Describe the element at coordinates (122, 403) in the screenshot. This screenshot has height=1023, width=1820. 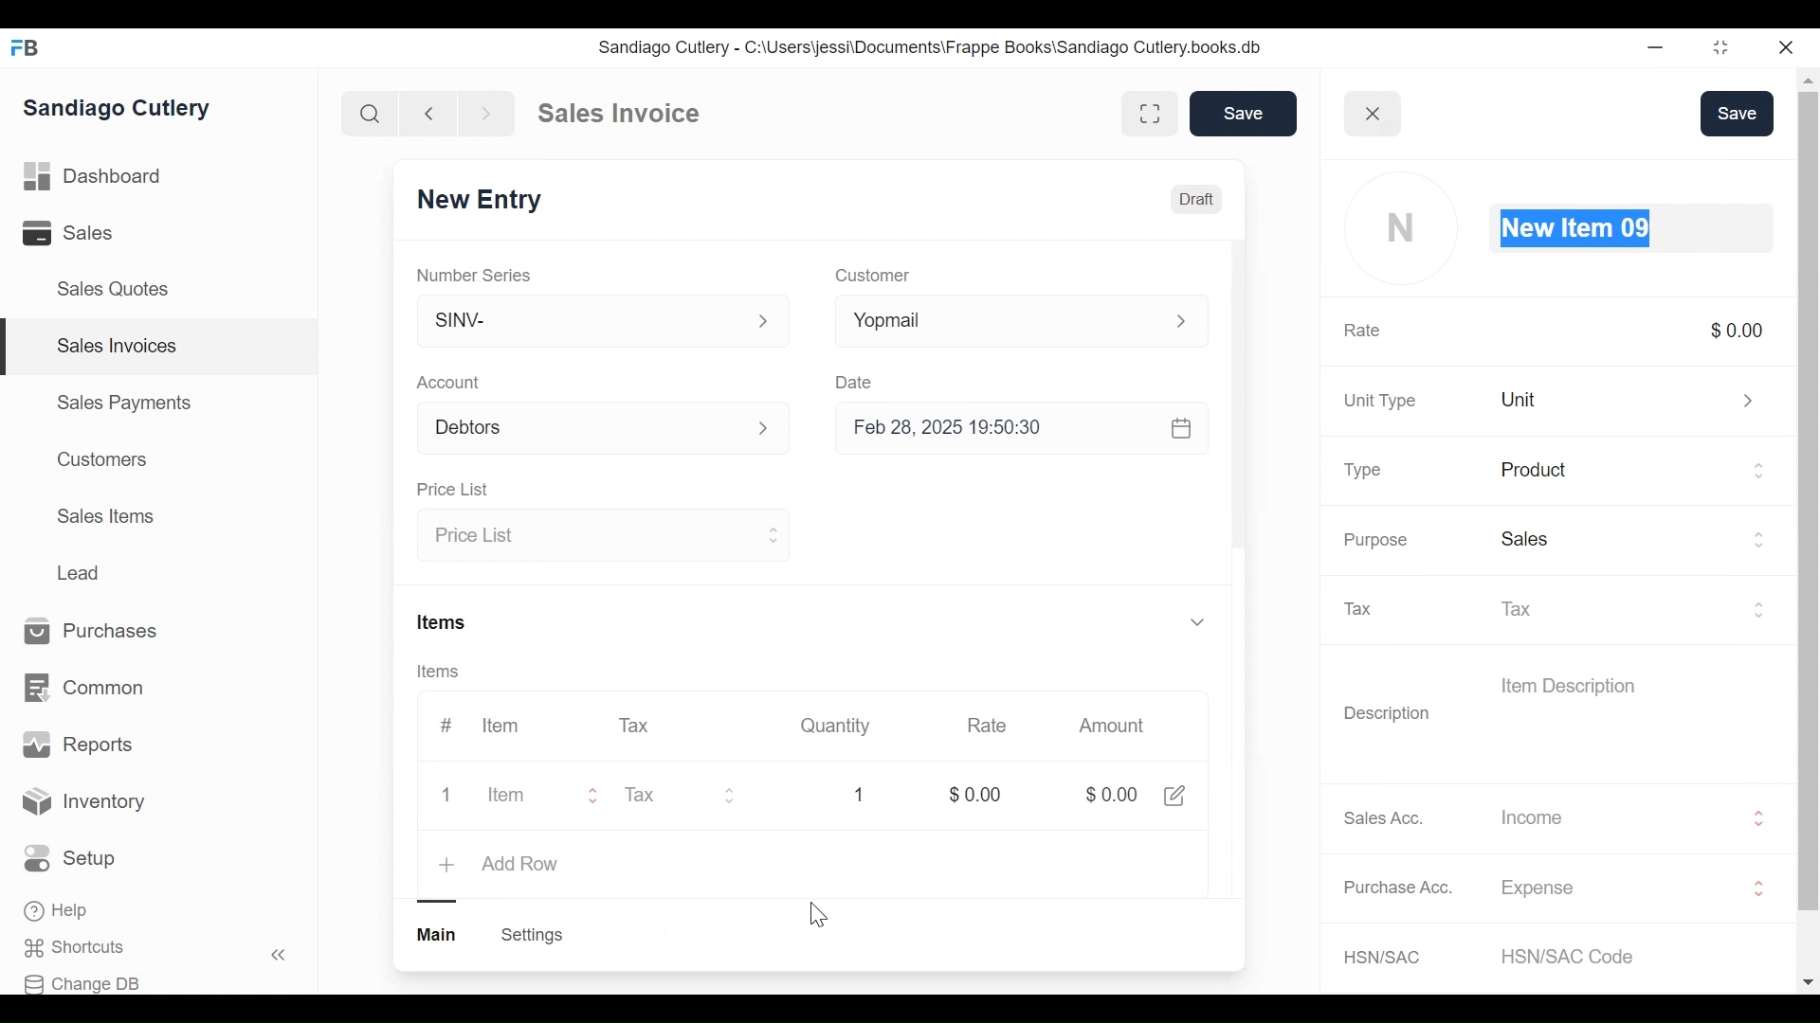
I see `Sales Payments` at that location.